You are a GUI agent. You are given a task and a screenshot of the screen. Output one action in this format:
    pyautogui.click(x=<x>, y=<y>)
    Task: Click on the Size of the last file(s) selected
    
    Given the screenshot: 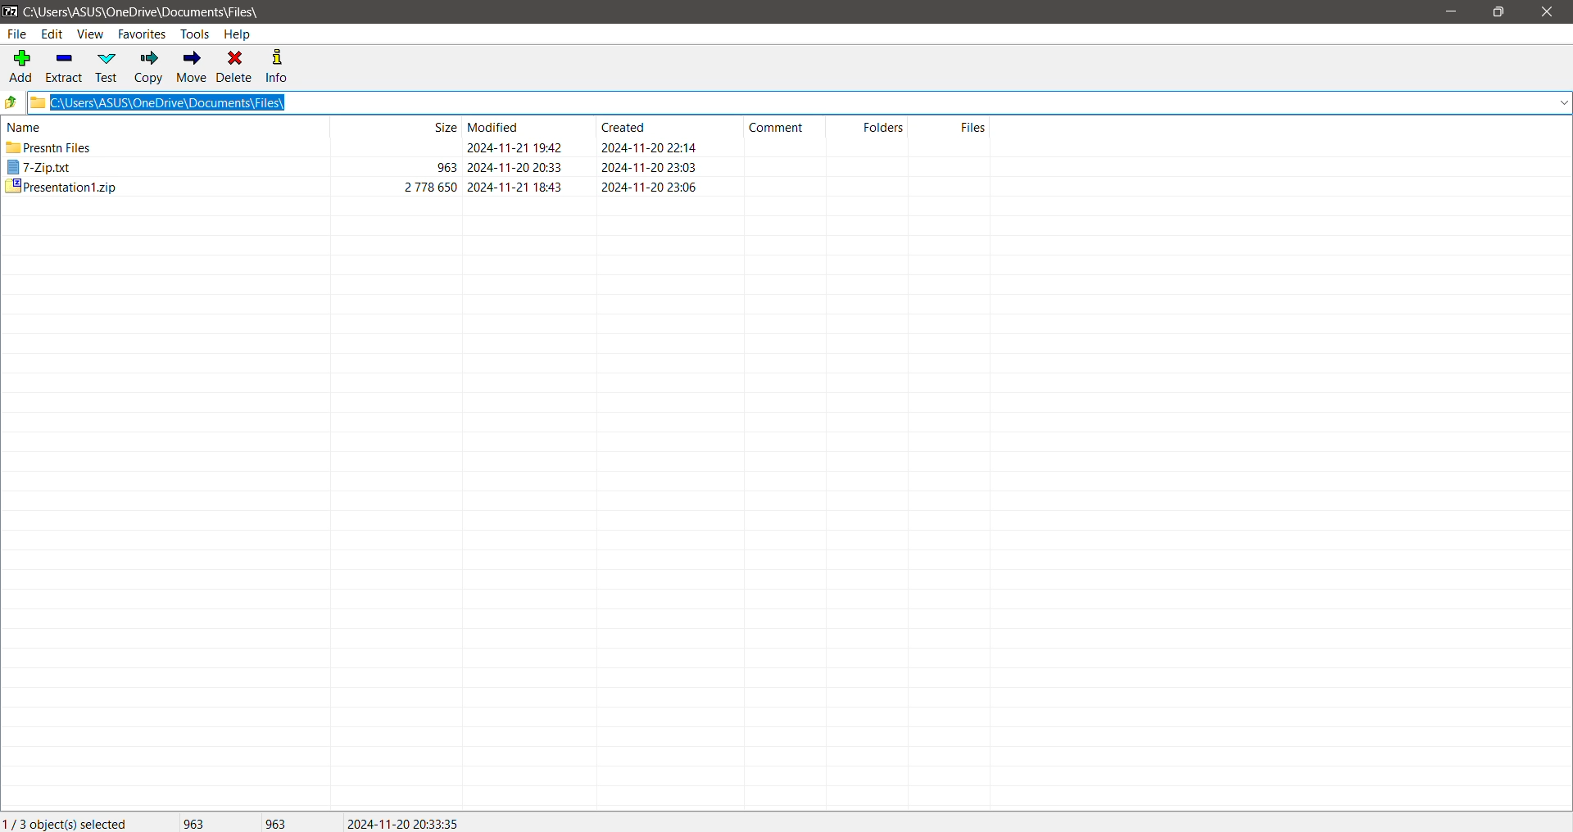 What is the action you would take?
    pyautogui.click(x=277, y=822)
    